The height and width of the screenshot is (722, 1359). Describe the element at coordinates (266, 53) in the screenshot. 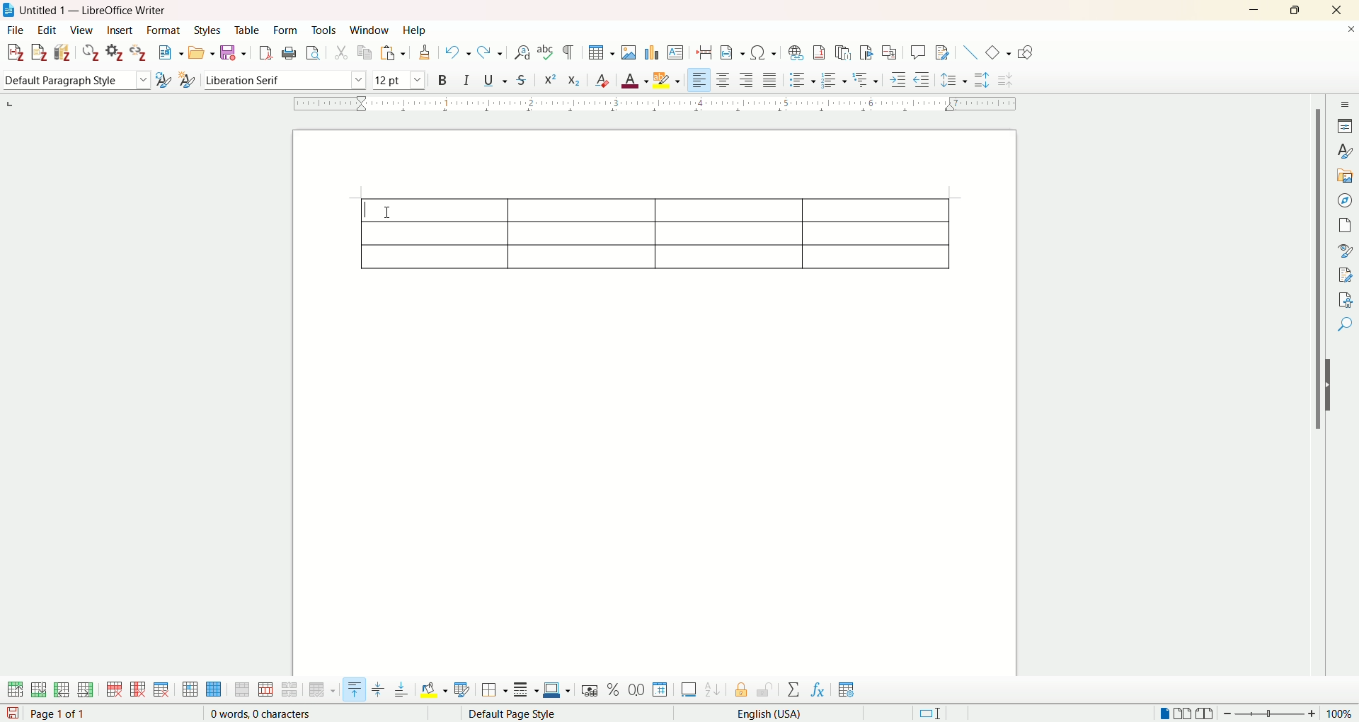

I see `export` at that location.